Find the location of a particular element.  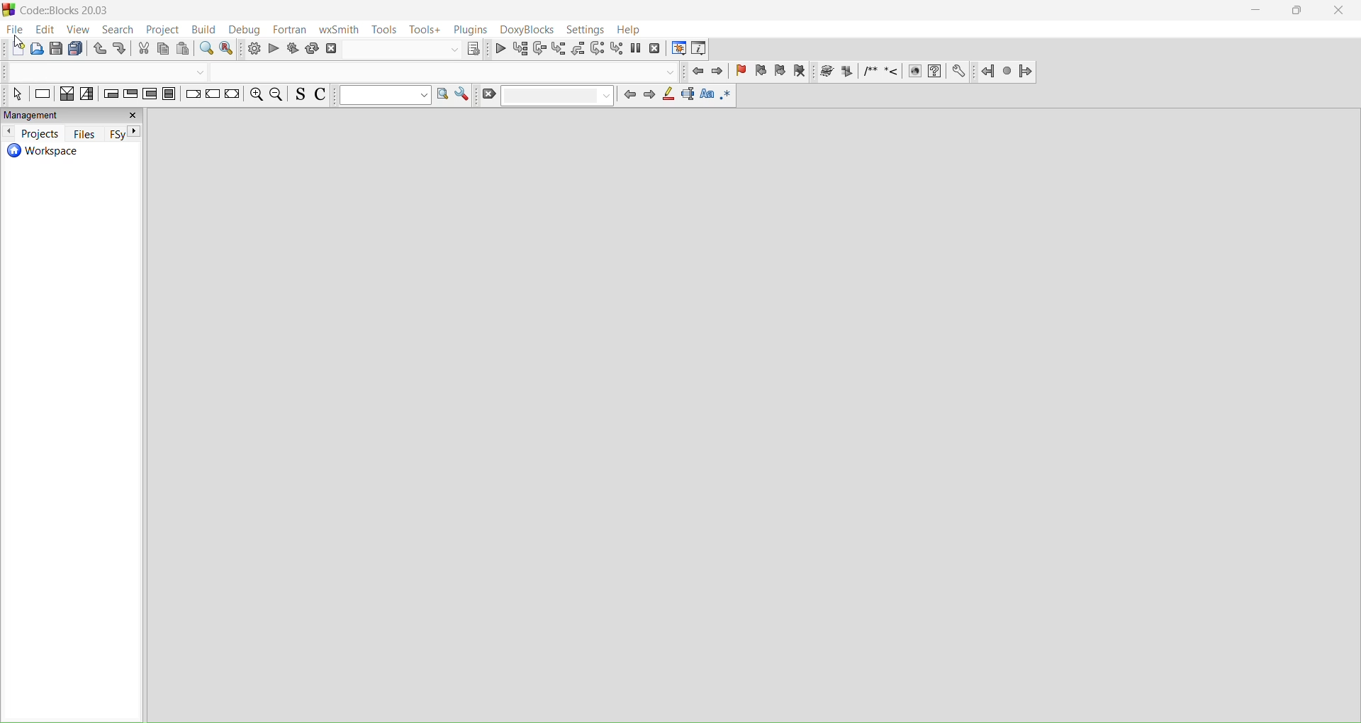

instructions is located at coordinates (43, 95).